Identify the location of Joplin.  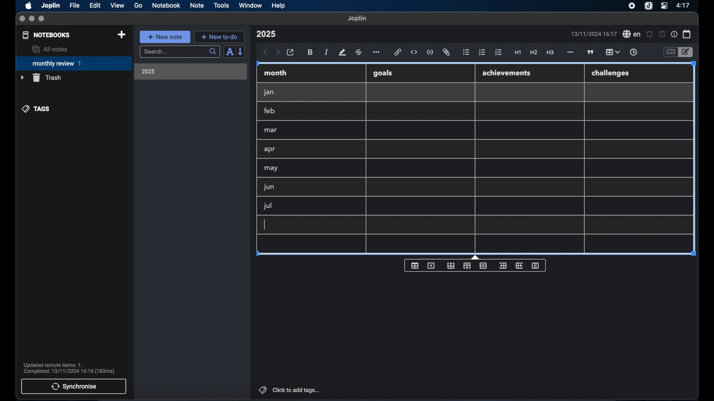
(51, 6).